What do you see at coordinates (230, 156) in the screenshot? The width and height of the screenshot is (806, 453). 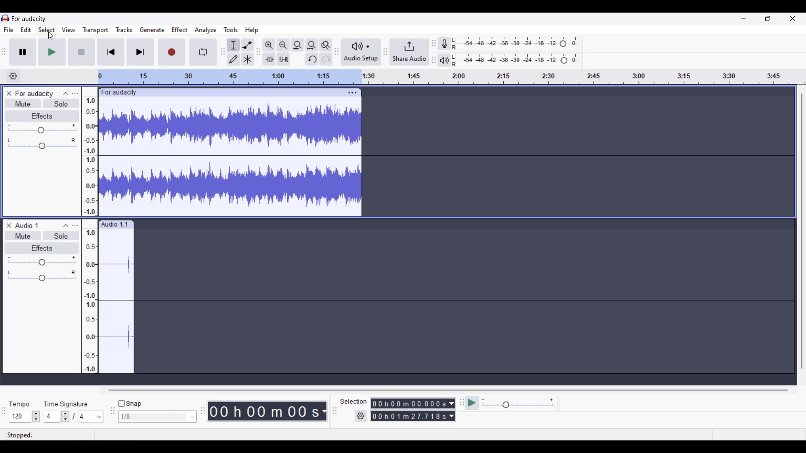 I see `track waveform` at bounding box center [230, 156].